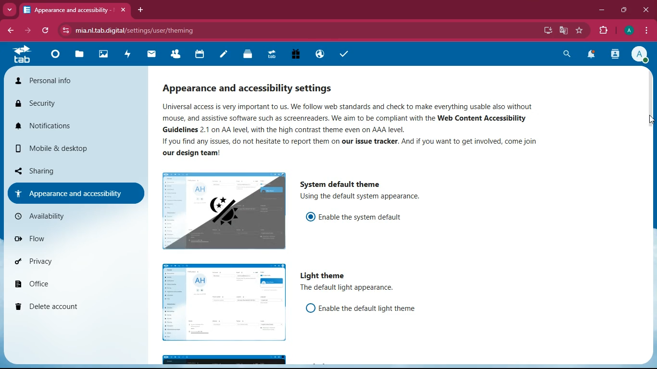  Describe the element at coordinates (62, 81) in the screenshot. I see `personal info` at that location.